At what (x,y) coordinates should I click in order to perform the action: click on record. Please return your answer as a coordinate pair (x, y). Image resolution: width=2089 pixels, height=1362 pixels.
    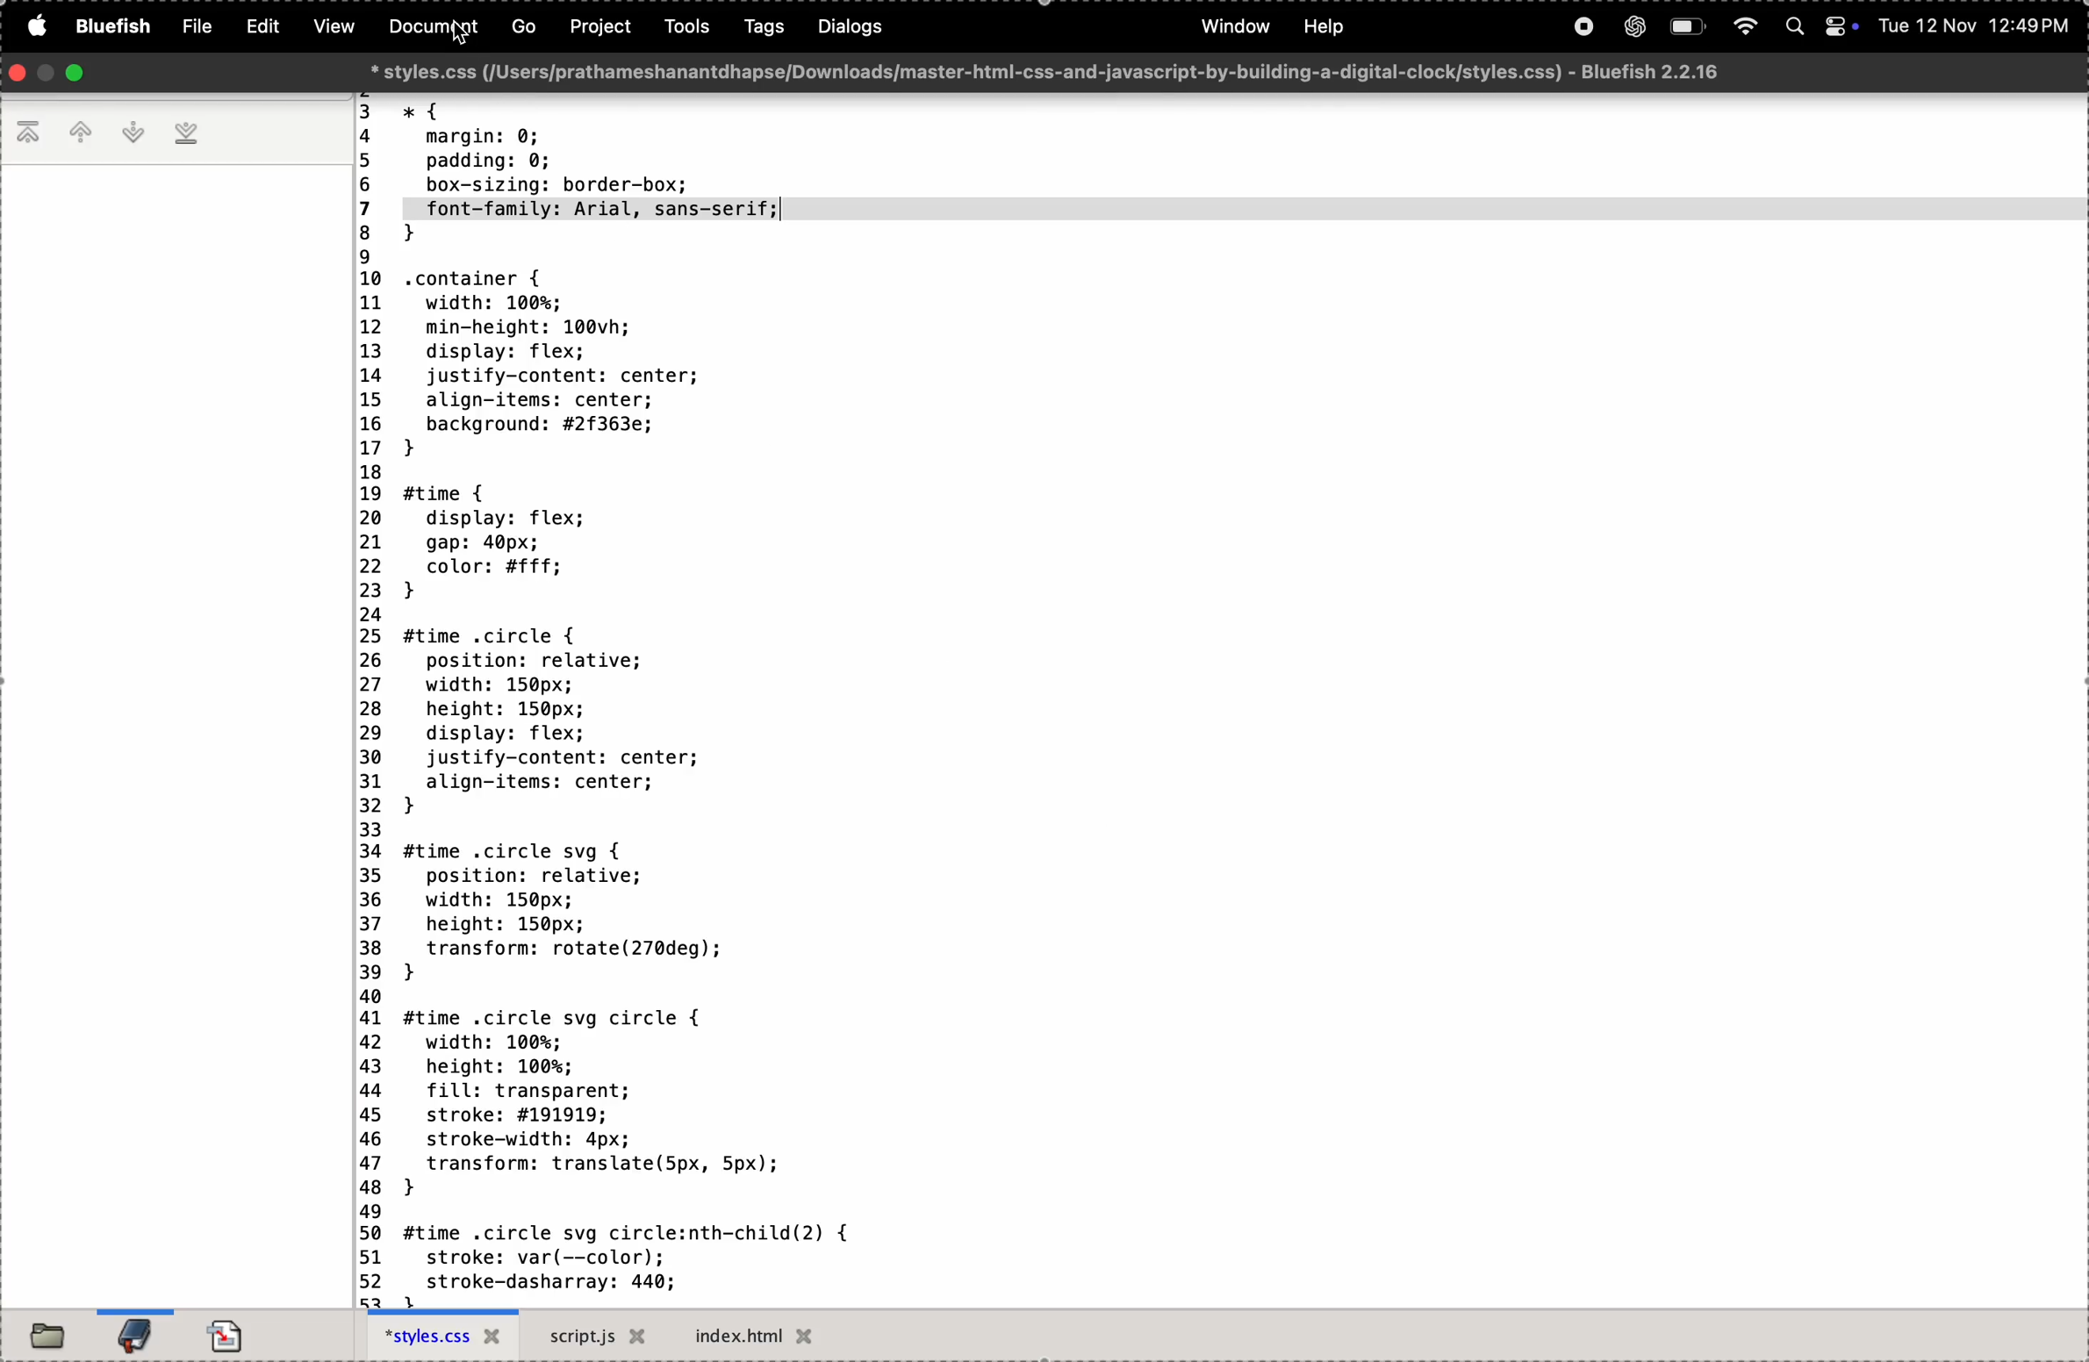
    Looking at the image, I should click on (1583, 30).